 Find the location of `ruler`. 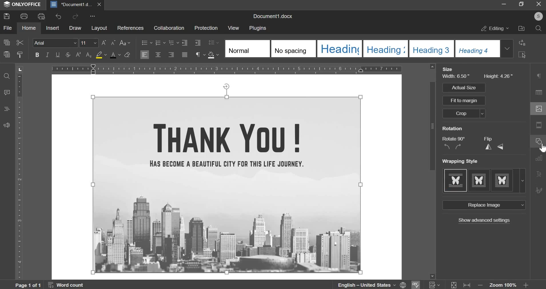

ruler is located at coordinates (227, 68).